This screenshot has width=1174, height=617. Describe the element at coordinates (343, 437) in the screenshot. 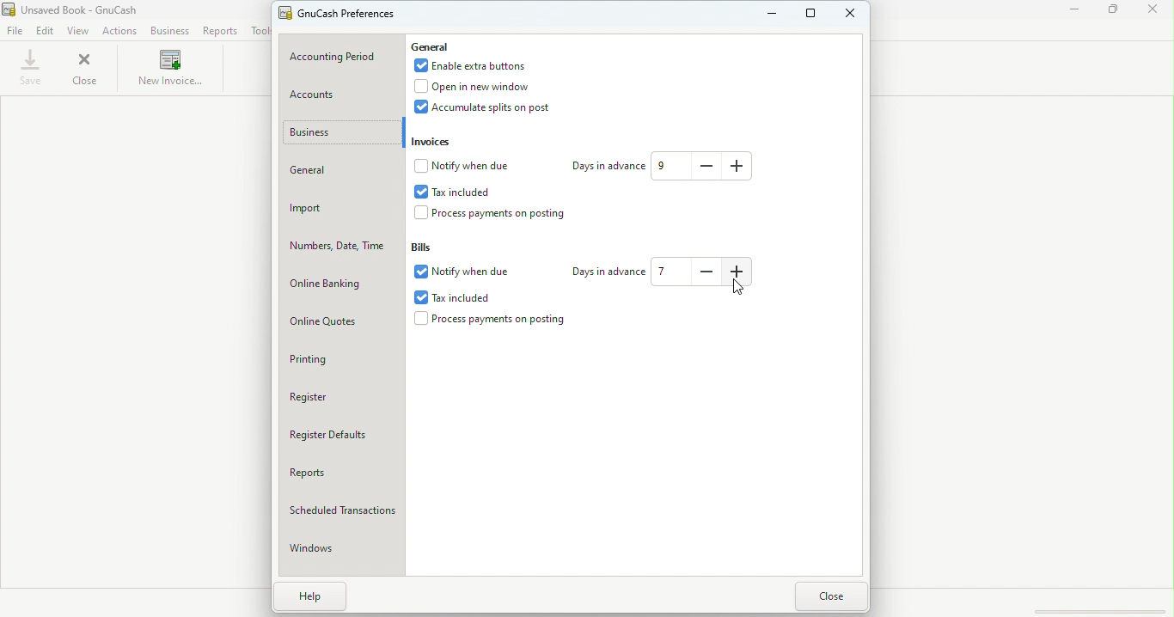

I see `Register defaults` at that location.